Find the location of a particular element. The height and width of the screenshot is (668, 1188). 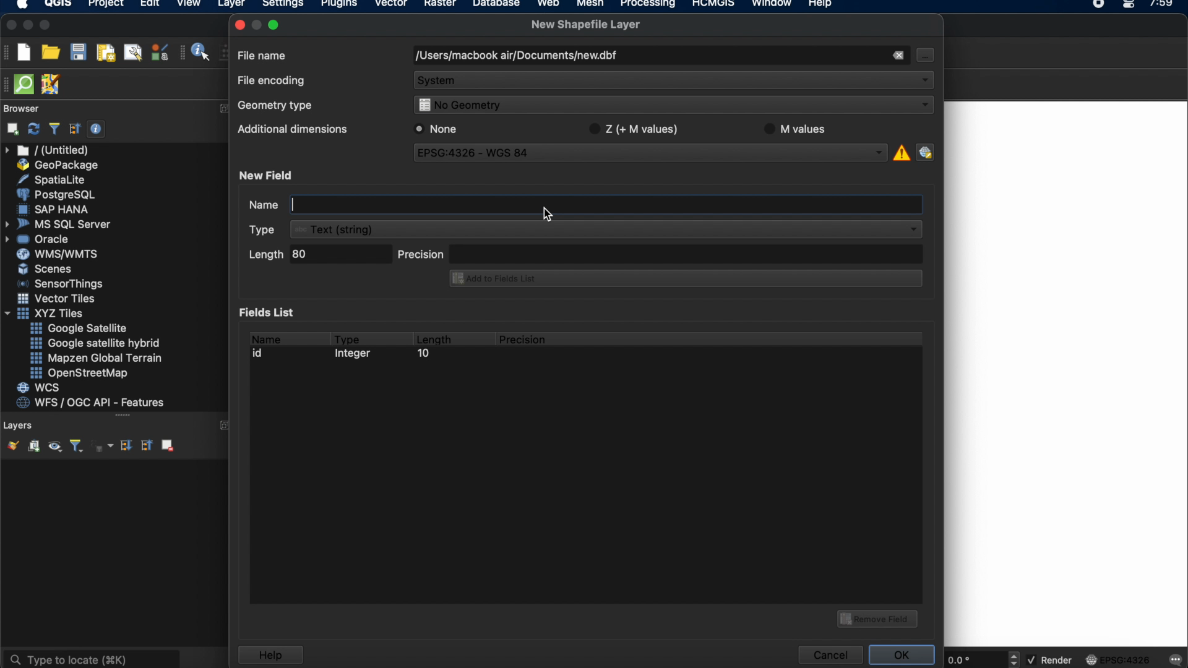

type to locate is located at coordinates (91, 658).